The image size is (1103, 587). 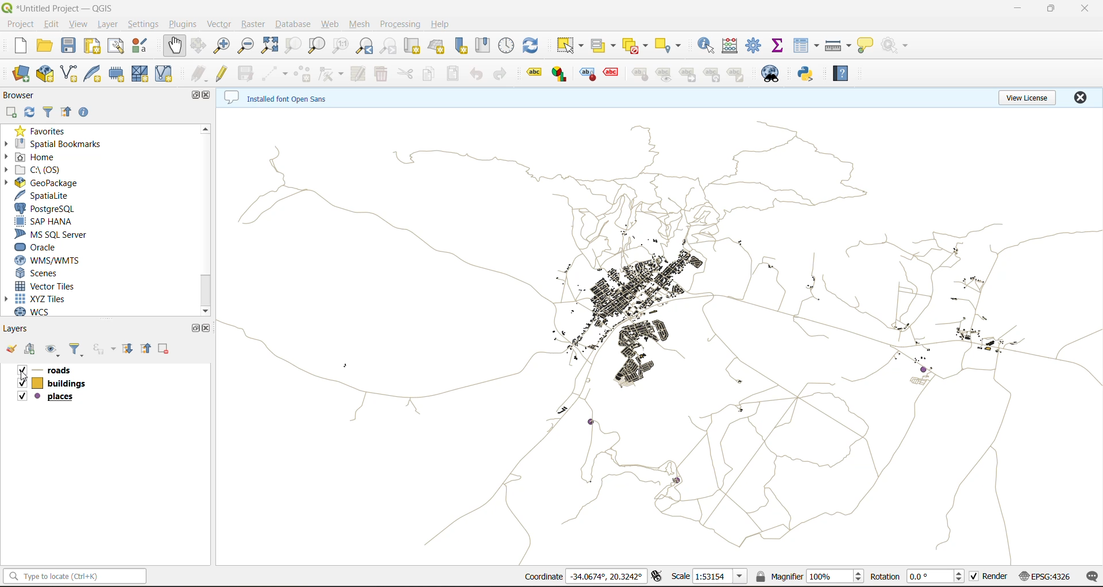 What do you see at coordinates (81, 24) in the screenshot?
I see `view` at bounding box center [81, 24].